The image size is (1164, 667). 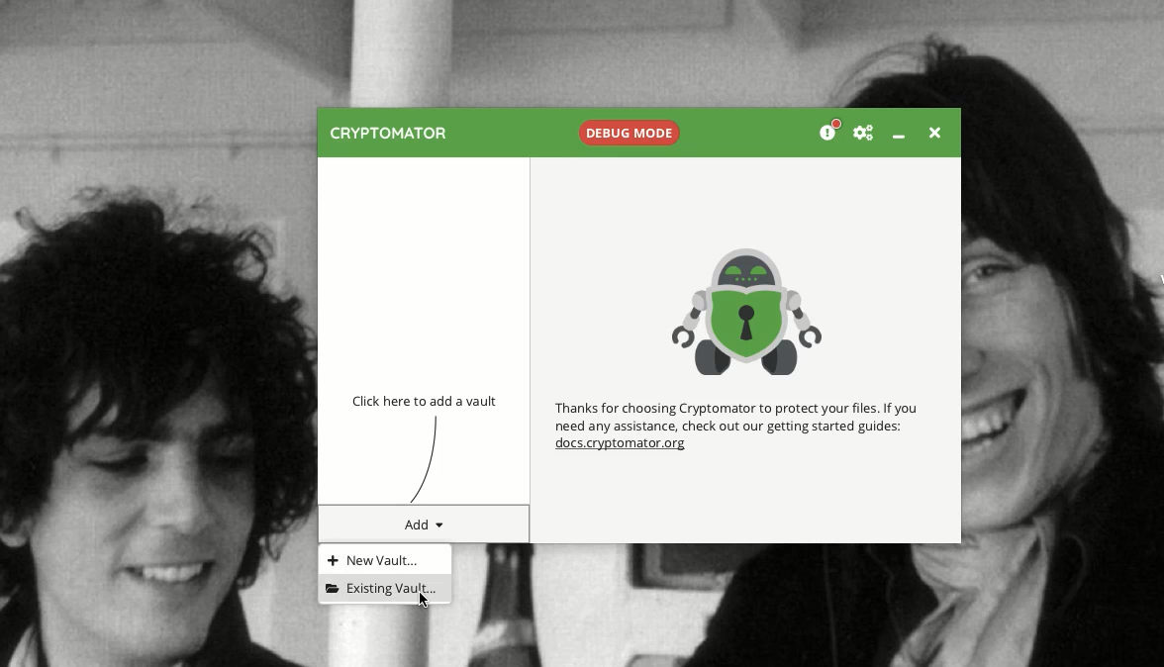 What do you see at coordinates (903, 139) in the screenshot?
I see `Minimize` at bounding box center [903, 139].